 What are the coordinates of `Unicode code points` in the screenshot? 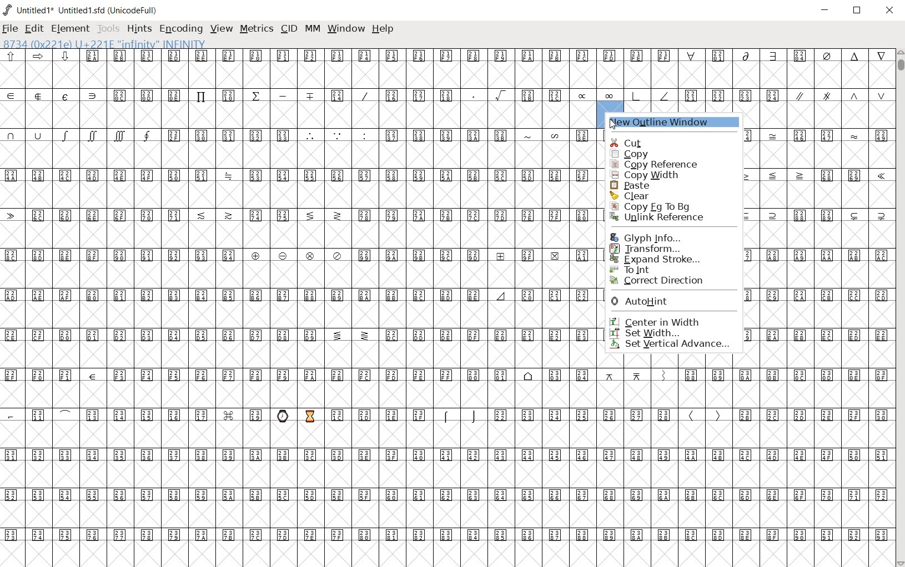 It's located at (301, 215).